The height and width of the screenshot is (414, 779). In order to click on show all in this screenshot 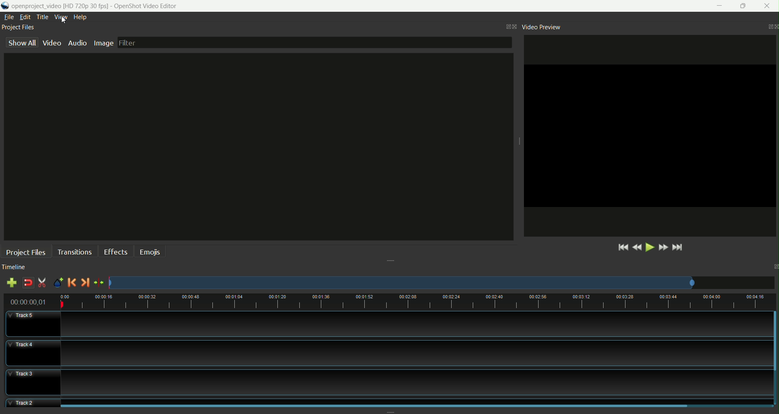, I will do `click(22, 43)`.